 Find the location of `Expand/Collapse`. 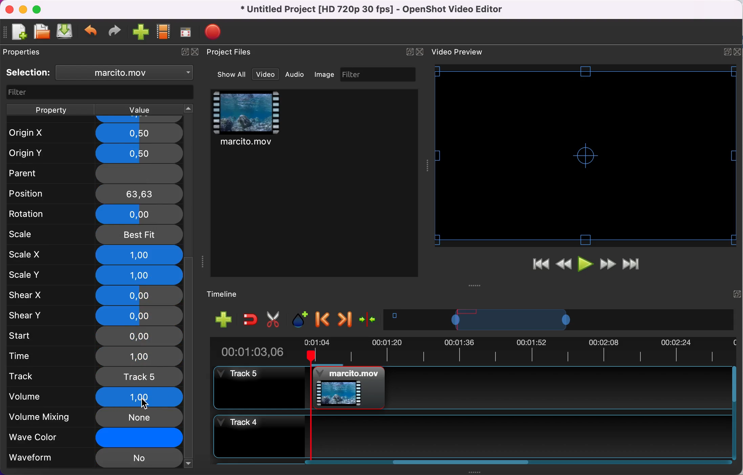

Expand/Collapse is located at coordinates (737, 294).